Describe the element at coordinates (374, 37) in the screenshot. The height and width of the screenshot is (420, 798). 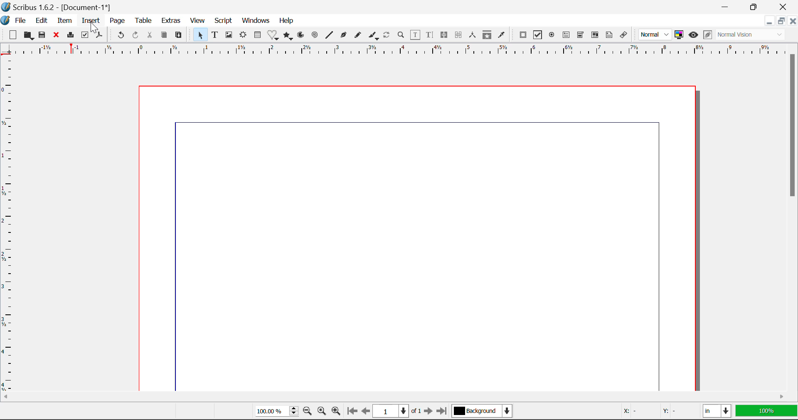
I see `Calligraphic Curve` at that location.